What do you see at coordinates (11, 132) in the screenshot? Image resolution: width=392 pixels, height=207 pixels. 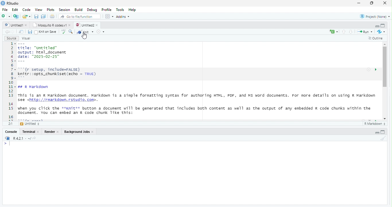 I see `Console` at bounding box center [11, 132].